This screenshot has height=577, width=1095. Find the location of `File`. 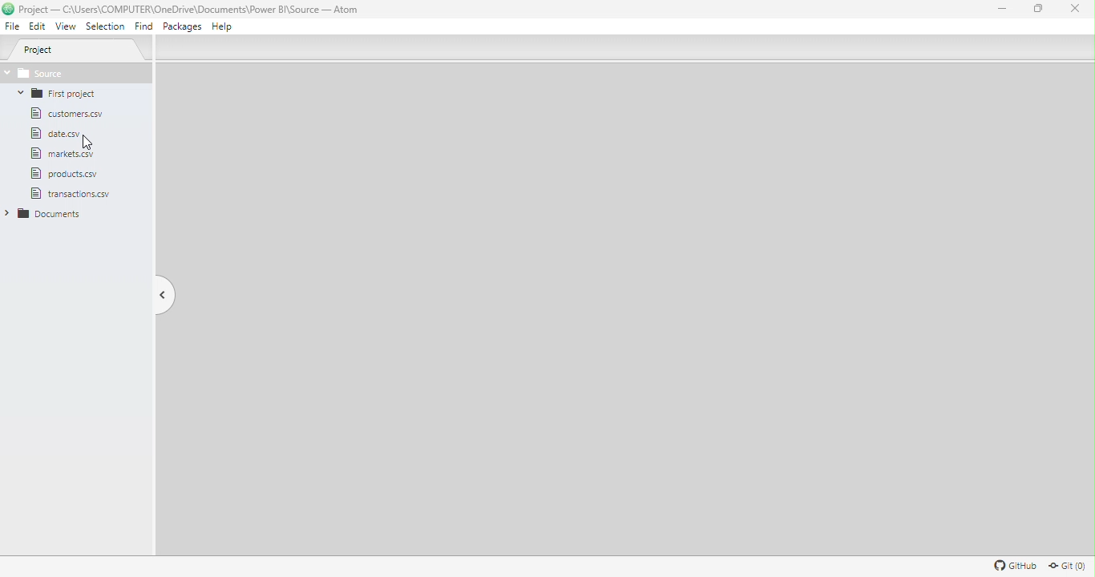

File is located at coordinates (53, 134).